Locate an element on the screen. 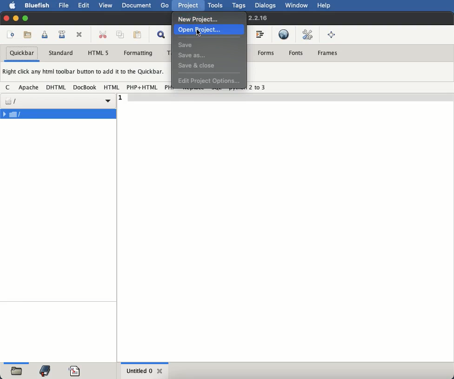 The image size is (454, 379). open project is located at coordinates (202, 30).